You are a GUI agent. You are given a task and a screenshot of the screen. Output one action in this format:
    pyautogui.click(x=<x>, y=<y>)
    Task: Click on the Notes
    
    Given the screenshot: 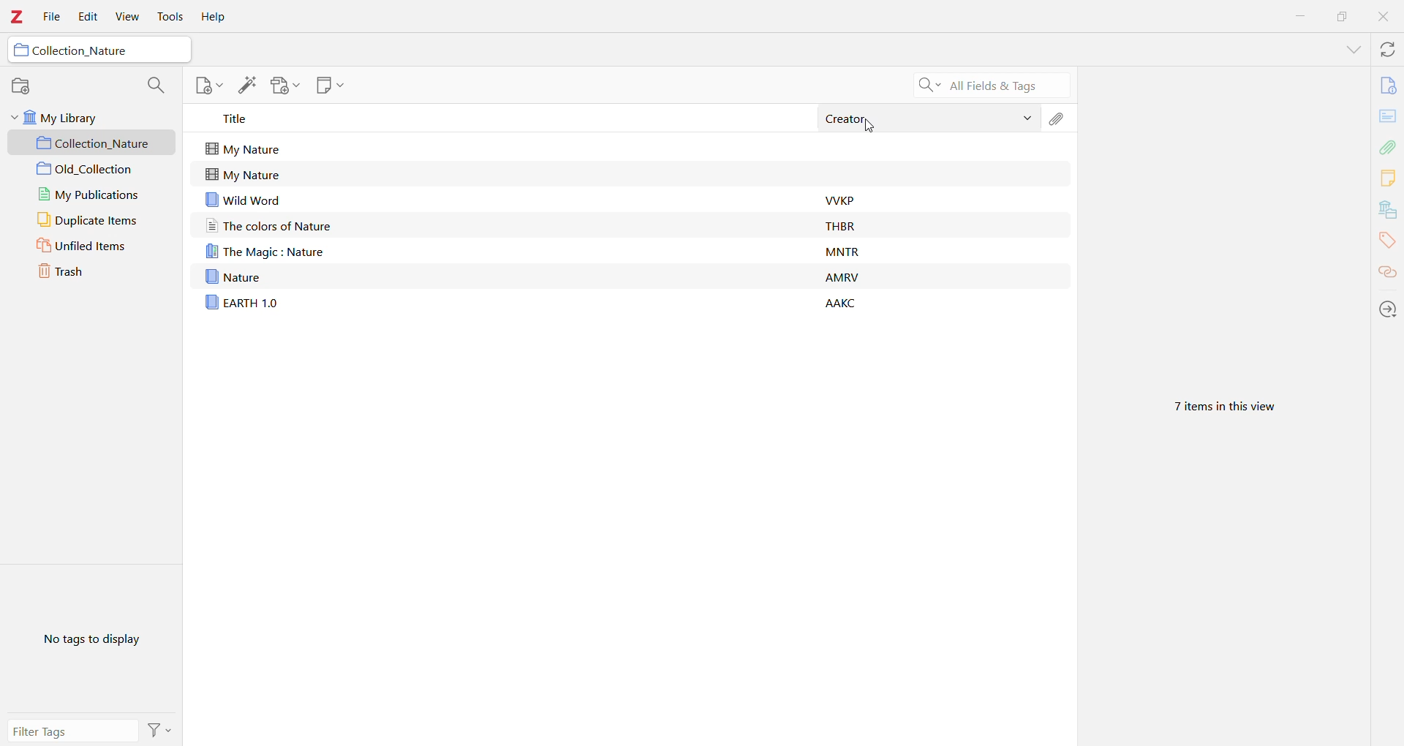 What is the action you would take?
    pyautogui.click(x=1388, y=178)
    